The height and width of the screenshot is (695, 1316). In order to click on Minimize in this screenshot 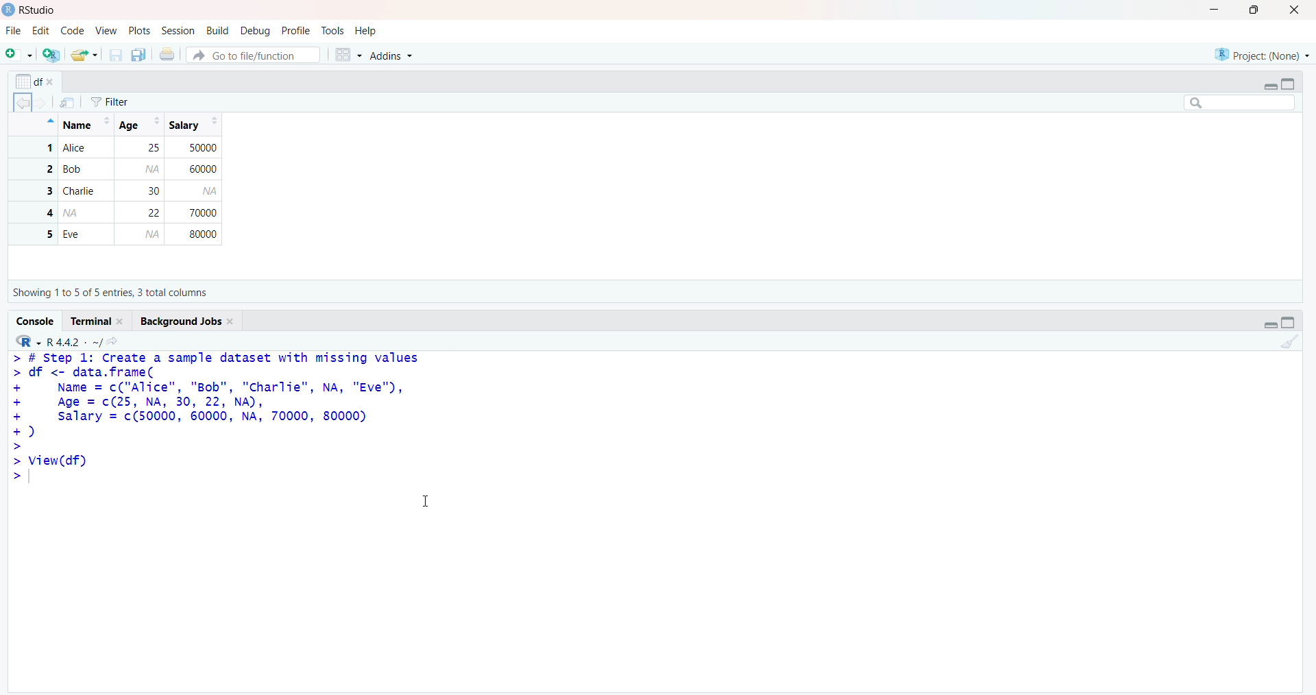, I will do `click(1212, 10)`.